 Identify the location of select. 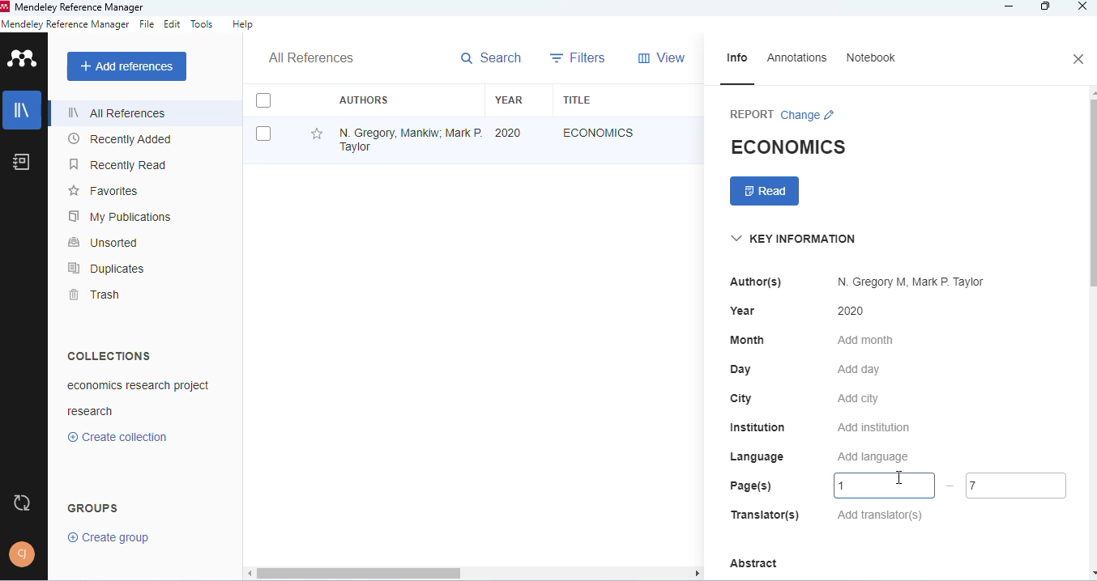
(263, 100).